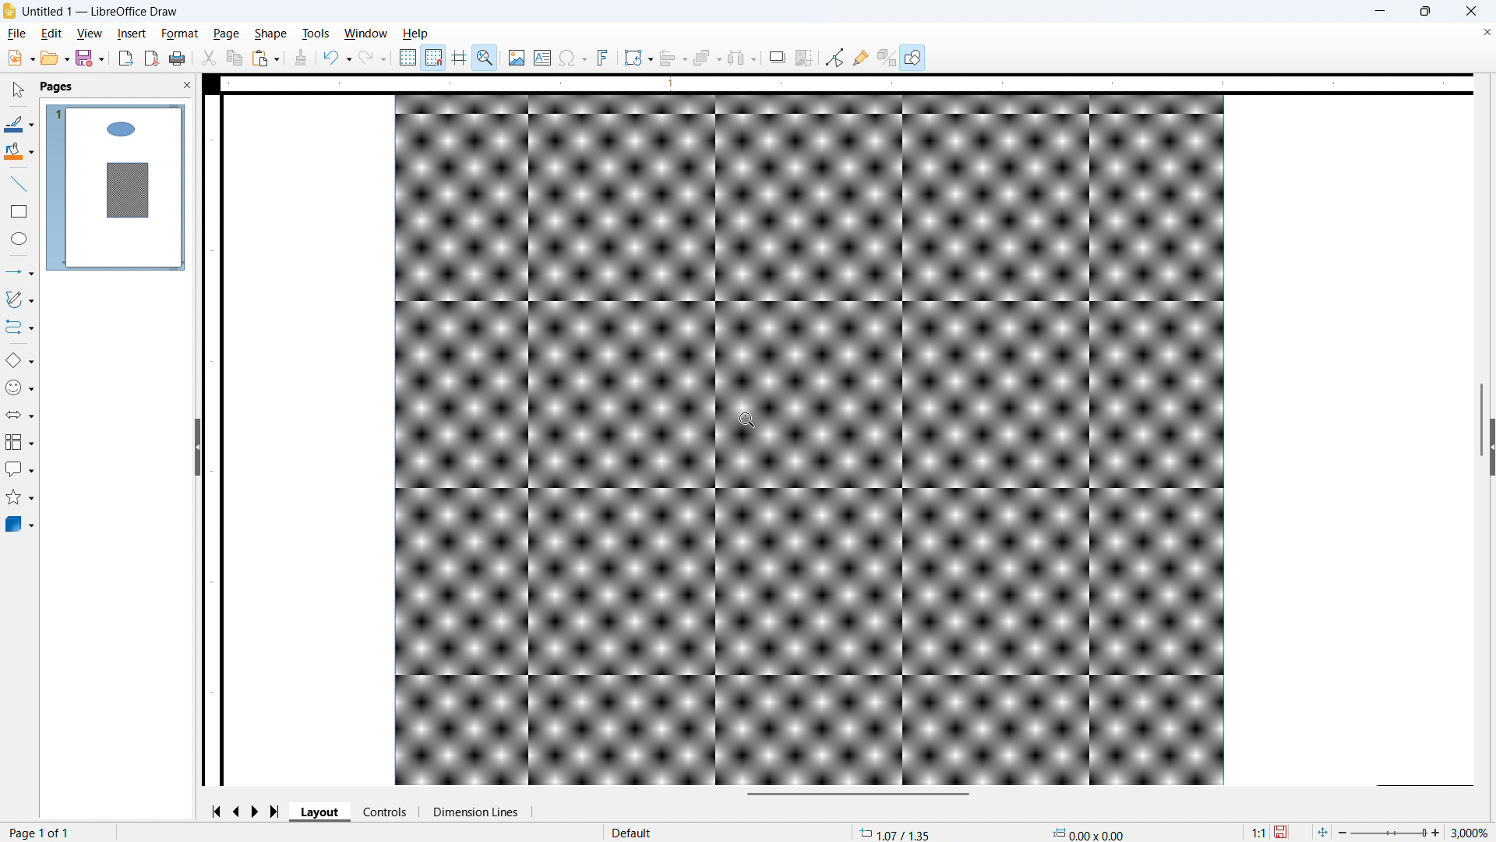  I want to click on Curves and polygons , so click(19, 299).